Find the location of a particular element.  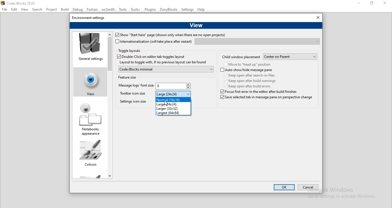

Feature size is located at coordinates (127, 77).